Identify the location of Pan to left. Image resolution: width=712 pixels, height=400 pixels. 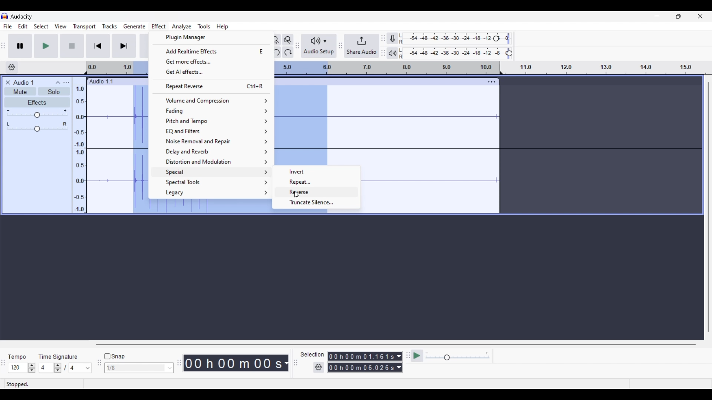
(8, 124).